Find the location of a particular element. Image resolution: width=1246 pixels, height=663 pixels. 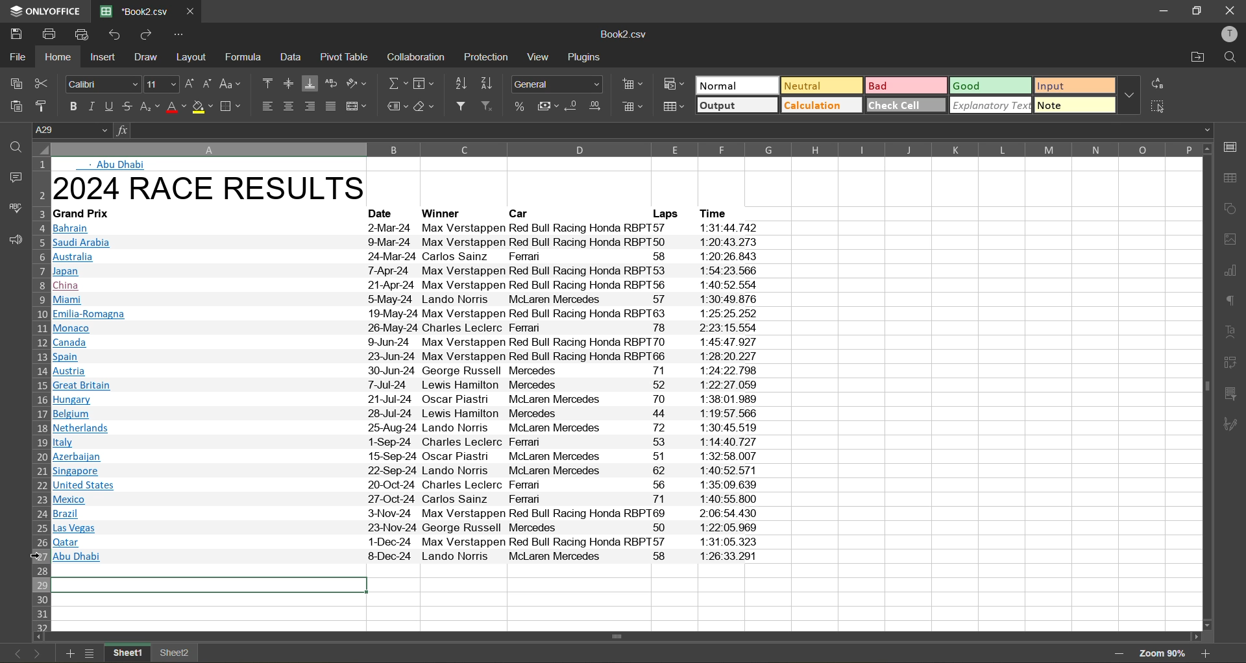

previous is located at coordinates (14, 653).